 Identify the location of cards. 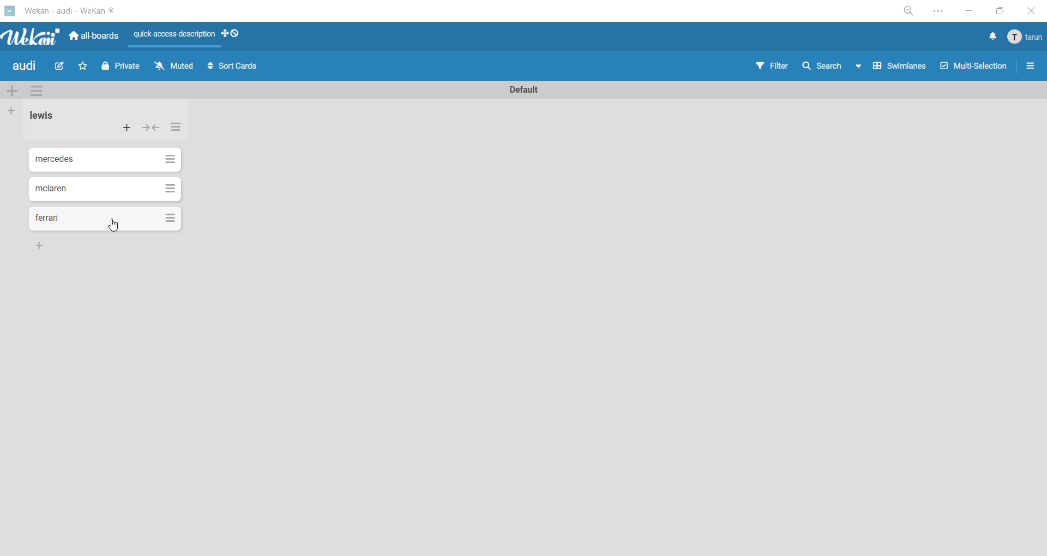
(106, 161).